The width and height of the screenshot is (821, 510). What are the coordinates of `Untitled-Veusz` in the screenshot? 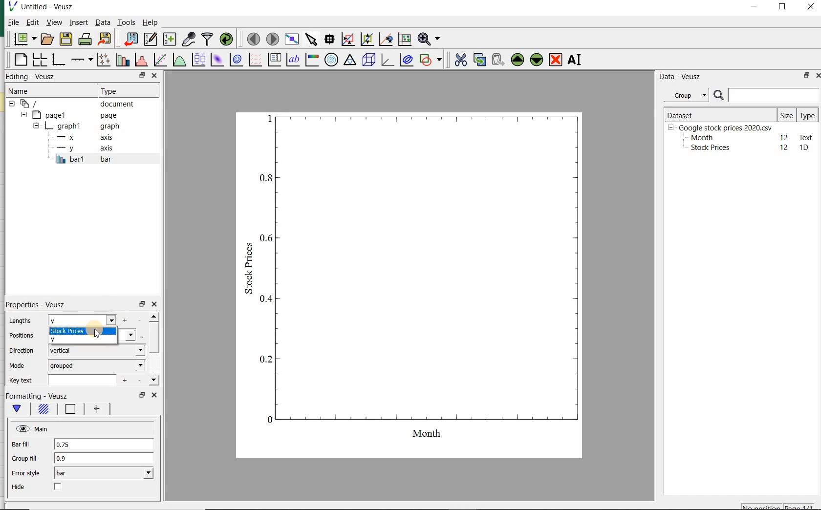 It's located at (45, 7).